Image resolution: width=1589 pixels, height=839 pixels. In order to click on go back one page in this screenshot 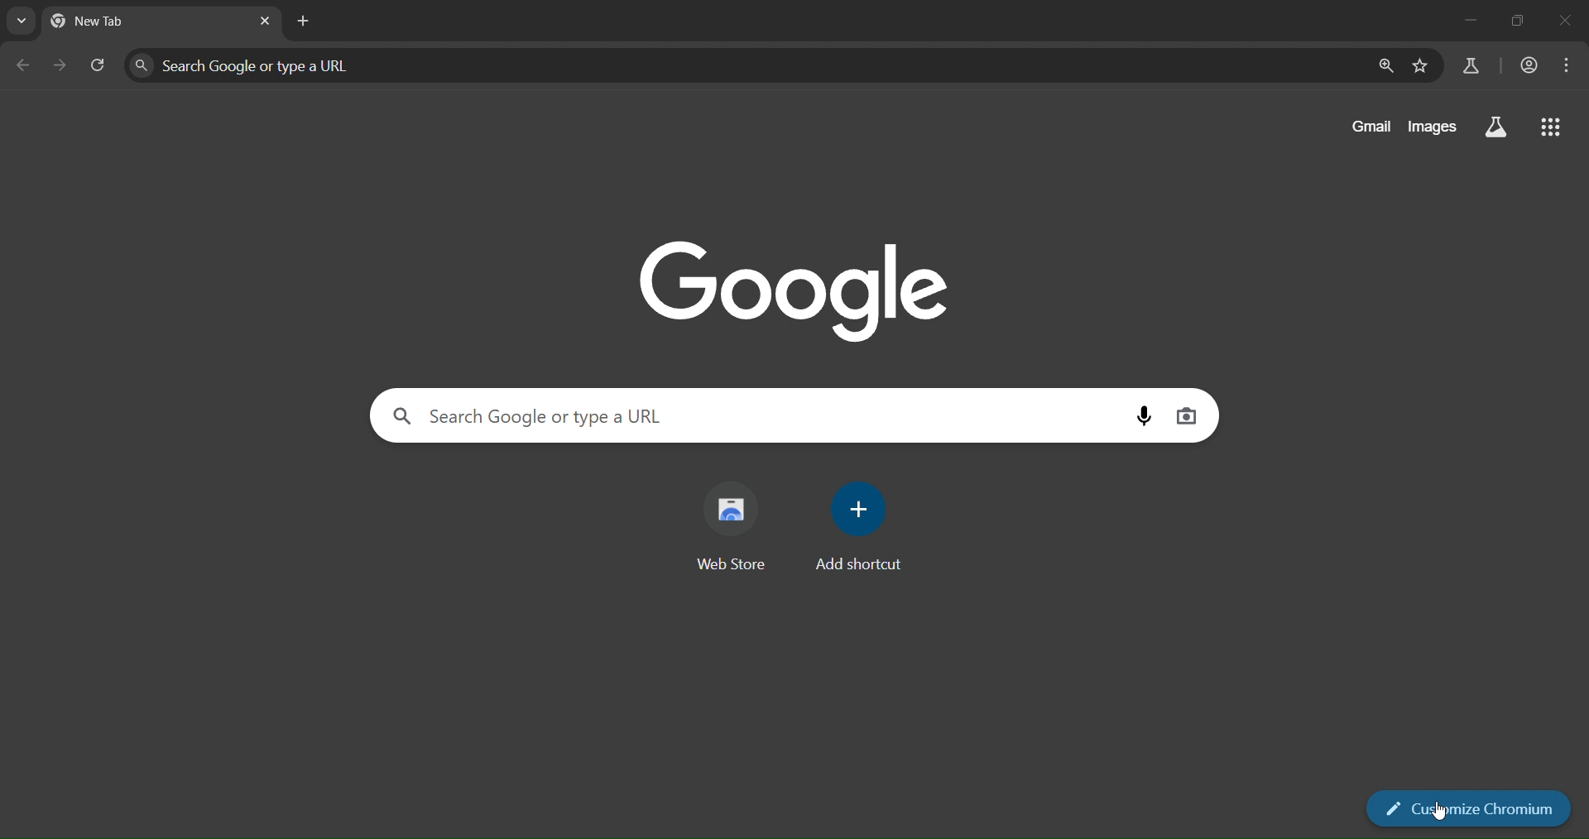, I will do `click(23, 64)`.